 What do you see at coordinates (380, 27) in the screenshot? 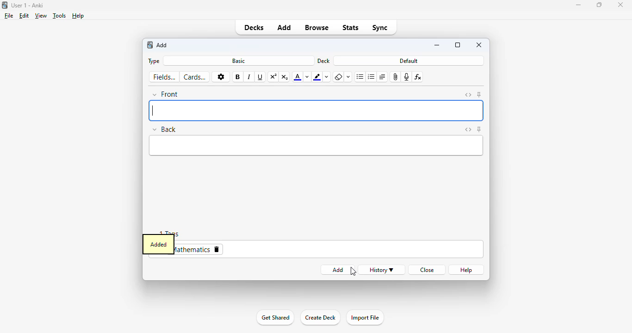
I see `sync` at bounding box center [380, 27].